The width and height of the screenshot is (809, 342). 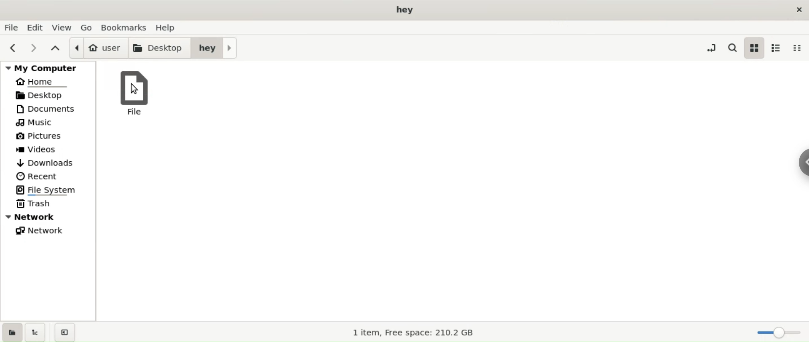 What do you see at coordinates (49, 216) in the screenshot?
I see `network` at bounding box center [49, 216].